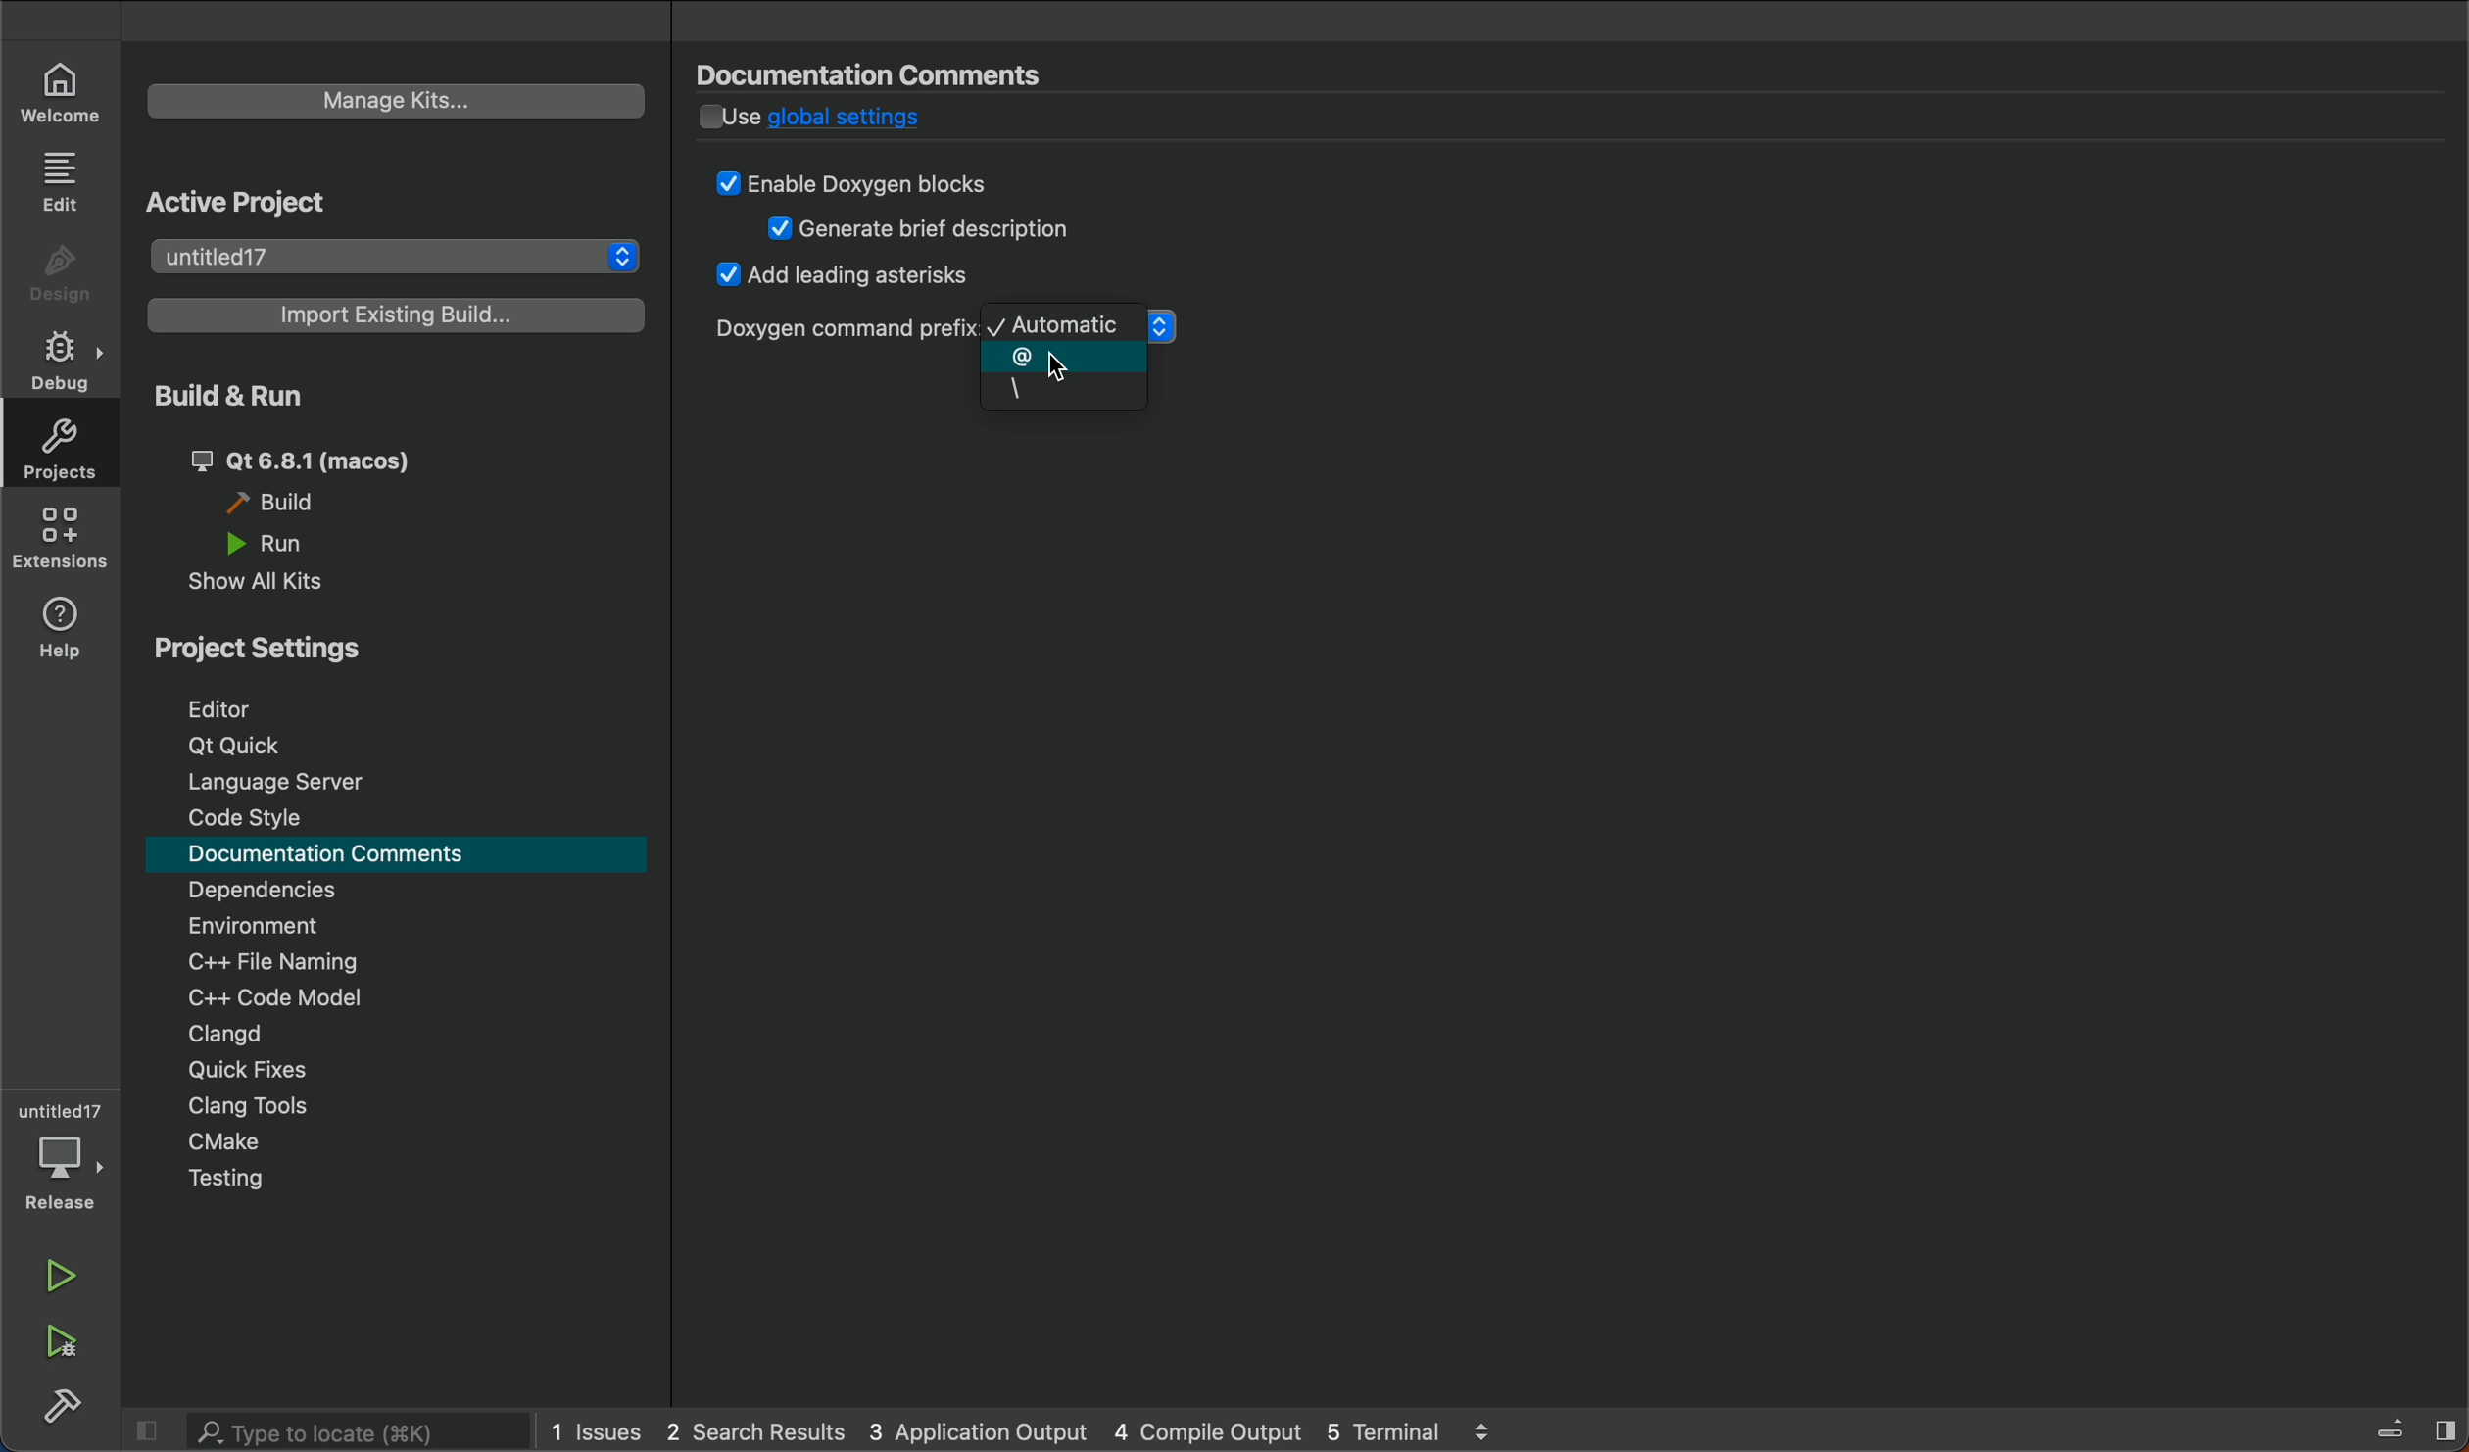 Image resolution: width=2469 pixels, height=1452 pixels. I want to click on quick fixes, so click(259, 1070).